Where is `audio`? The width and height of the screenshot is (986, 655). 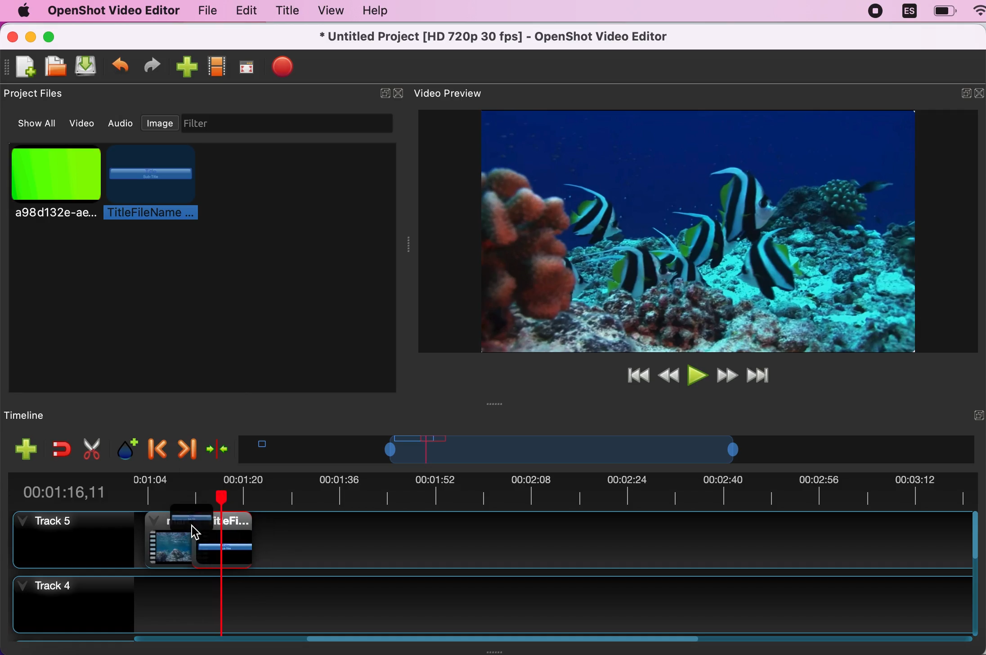 audio is located at coordinates (121, 123).